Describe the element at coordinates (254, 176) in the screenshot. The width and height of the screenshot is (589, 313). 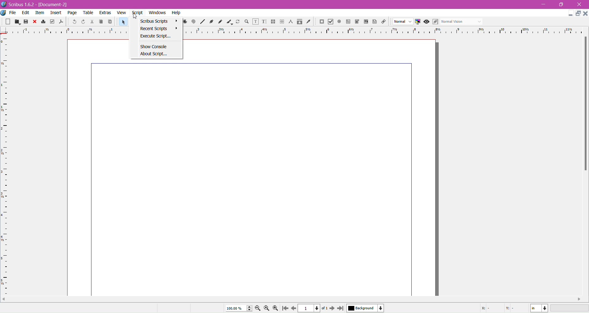
I see `Current page` at that location.